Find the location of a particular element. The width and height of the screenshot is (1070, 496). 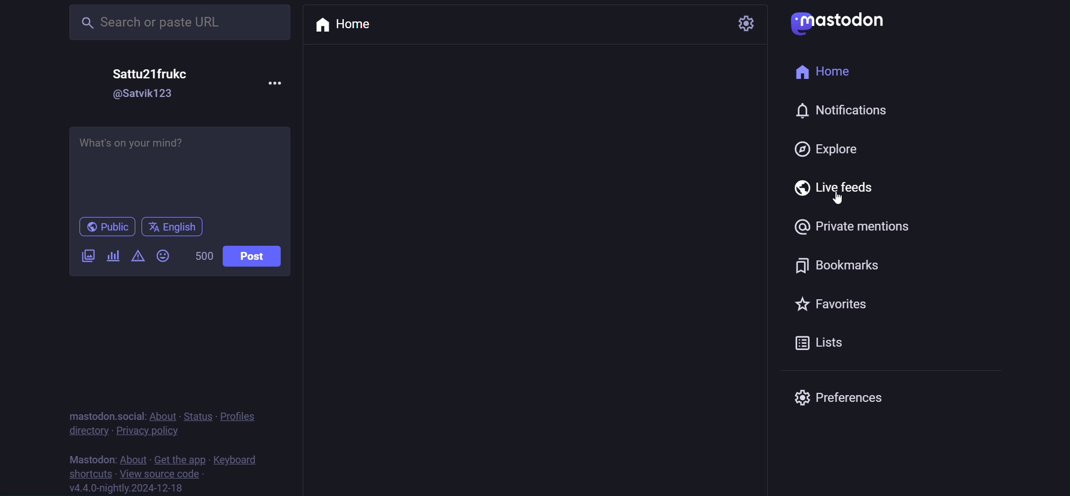

shortcut is located at coordinates (86, 473).